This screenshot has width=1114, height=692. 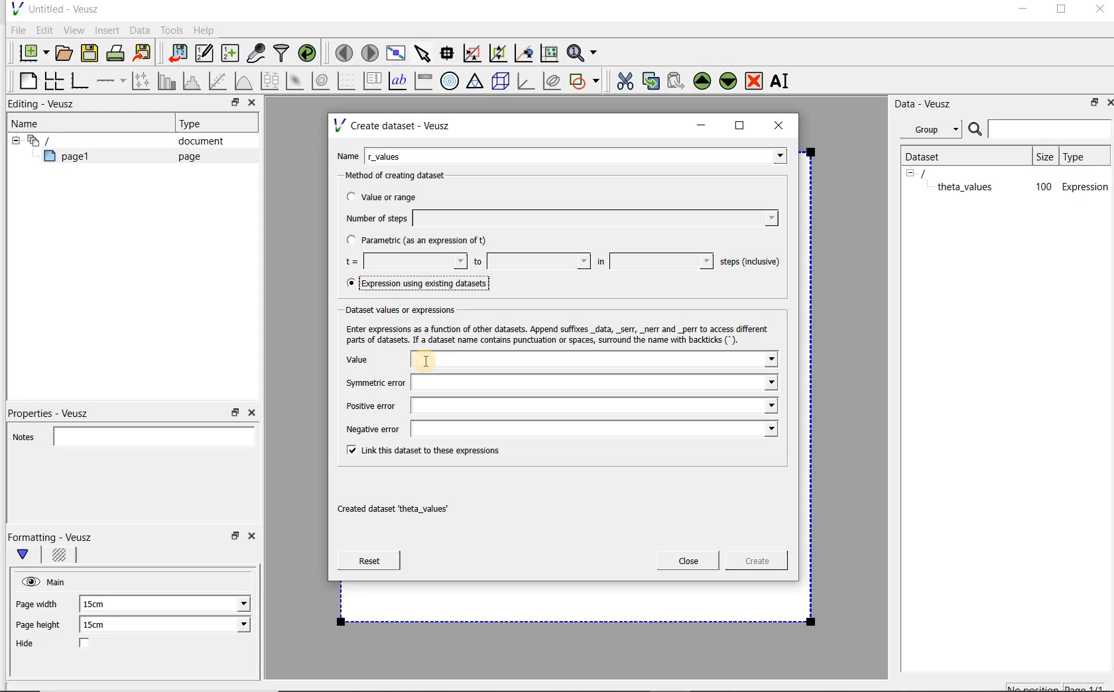 I want to click on Data, so click(x=141, y=30).